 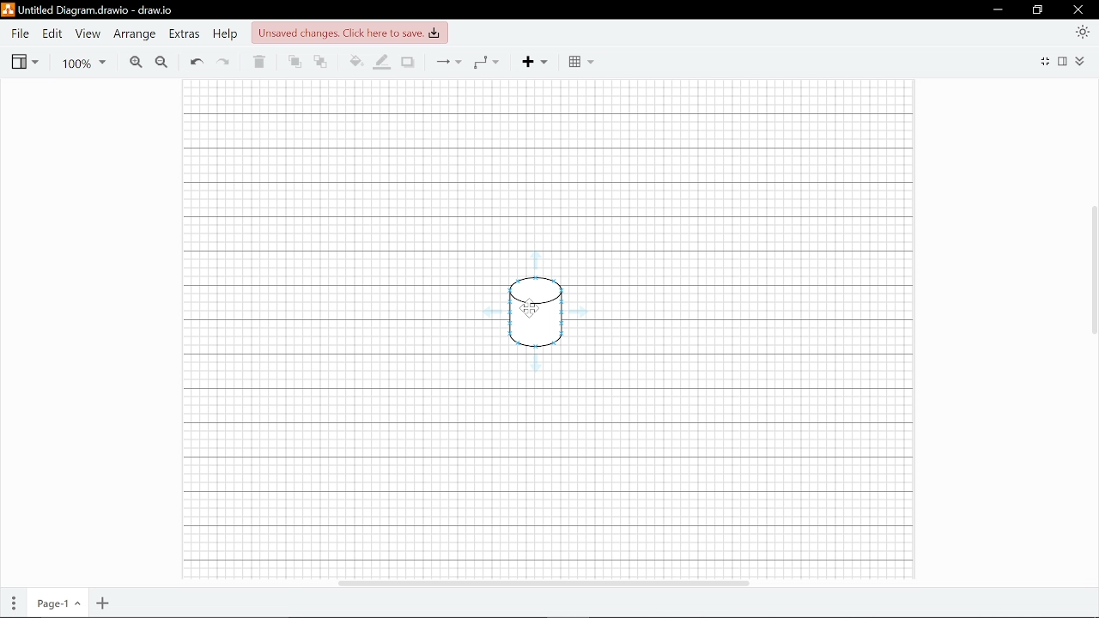 I want to click on Minimize, so click(x=999, y=9).